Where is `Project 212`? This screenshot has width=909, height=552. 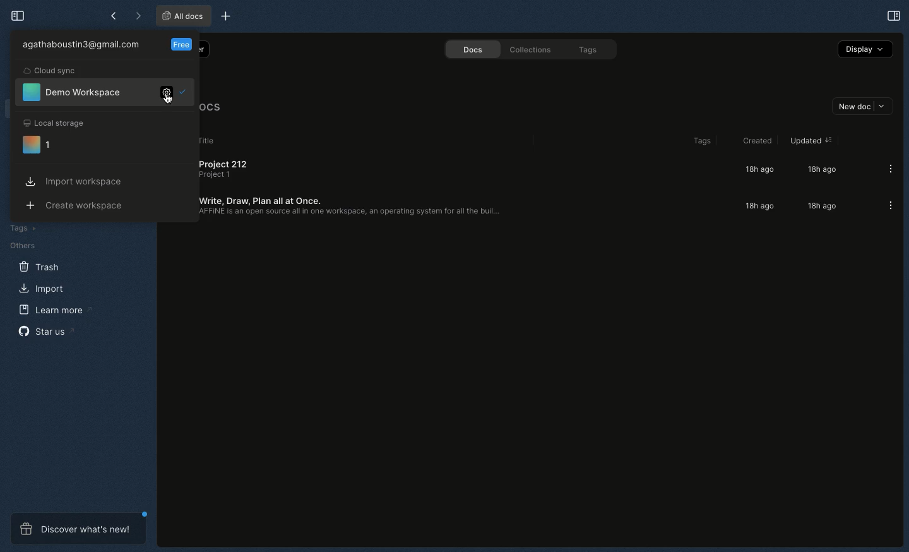
Project 212 is located at coordinates (228, 172).